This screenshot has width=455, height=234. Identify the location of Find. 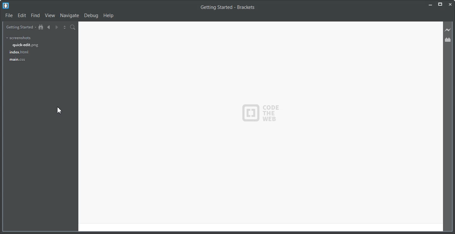
(35, 15).